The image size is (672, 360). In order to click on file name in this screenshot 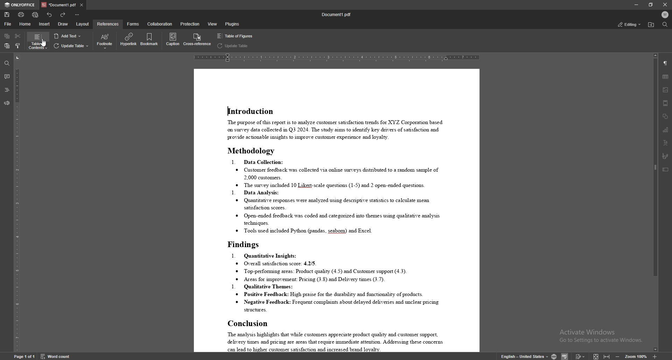, I will do `click(337, 14)`.